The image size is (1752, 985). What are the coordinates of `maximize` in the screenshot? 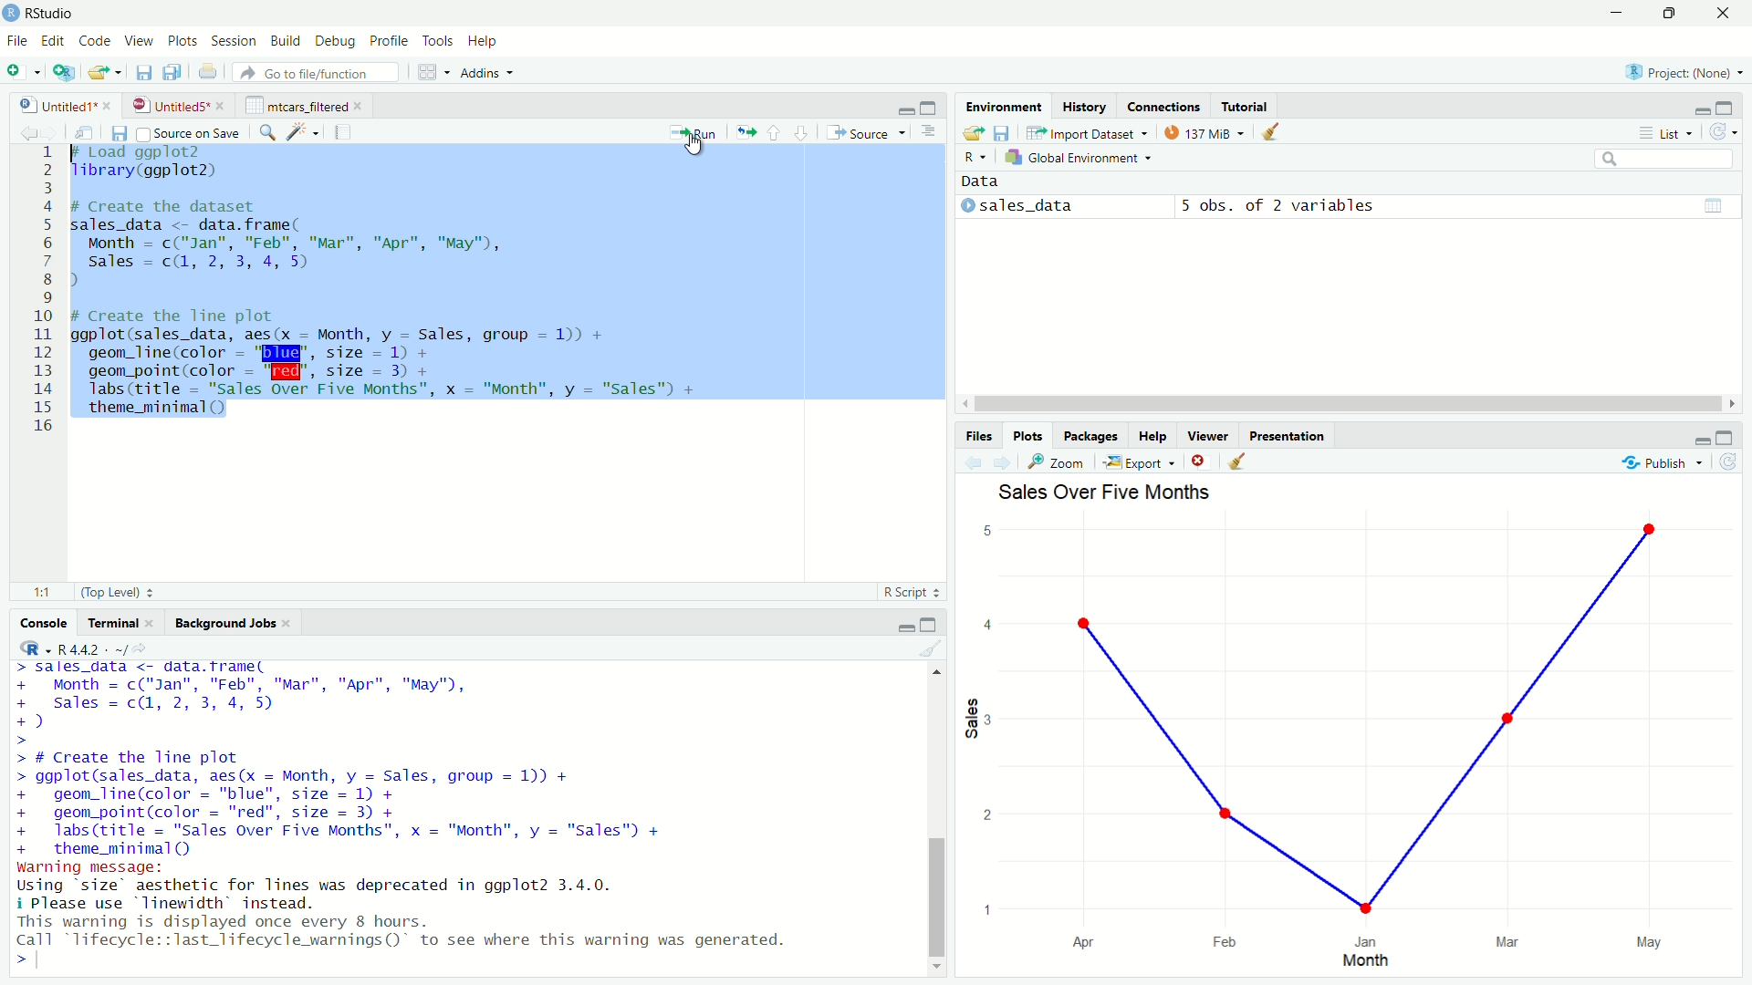 It's located at (1729, 107).